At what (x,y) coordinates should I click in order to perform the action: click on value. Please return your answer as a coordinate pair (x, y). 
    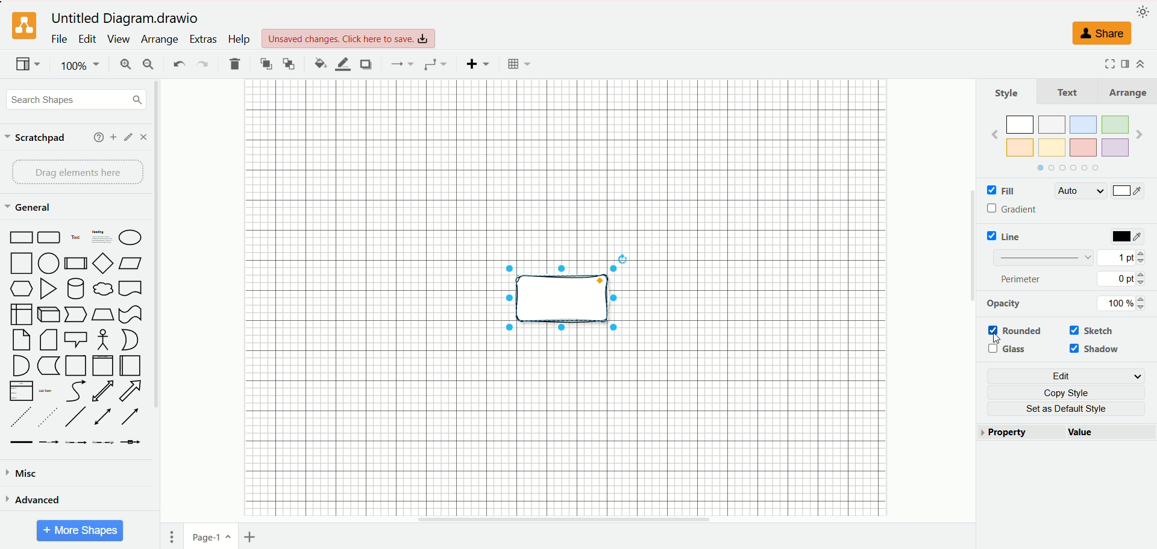
    Looking at the image, I should click on (1111, 433).